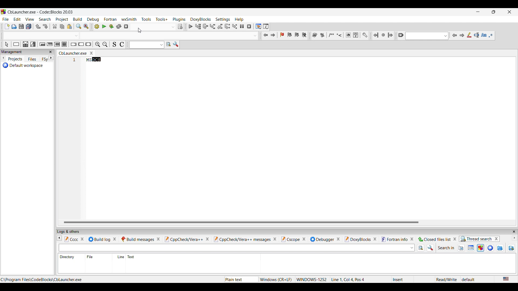 The image size is (518, 291). Describe the element at coordinates (89, 60) in the screenshot. I see `MZ DCS` at that location.